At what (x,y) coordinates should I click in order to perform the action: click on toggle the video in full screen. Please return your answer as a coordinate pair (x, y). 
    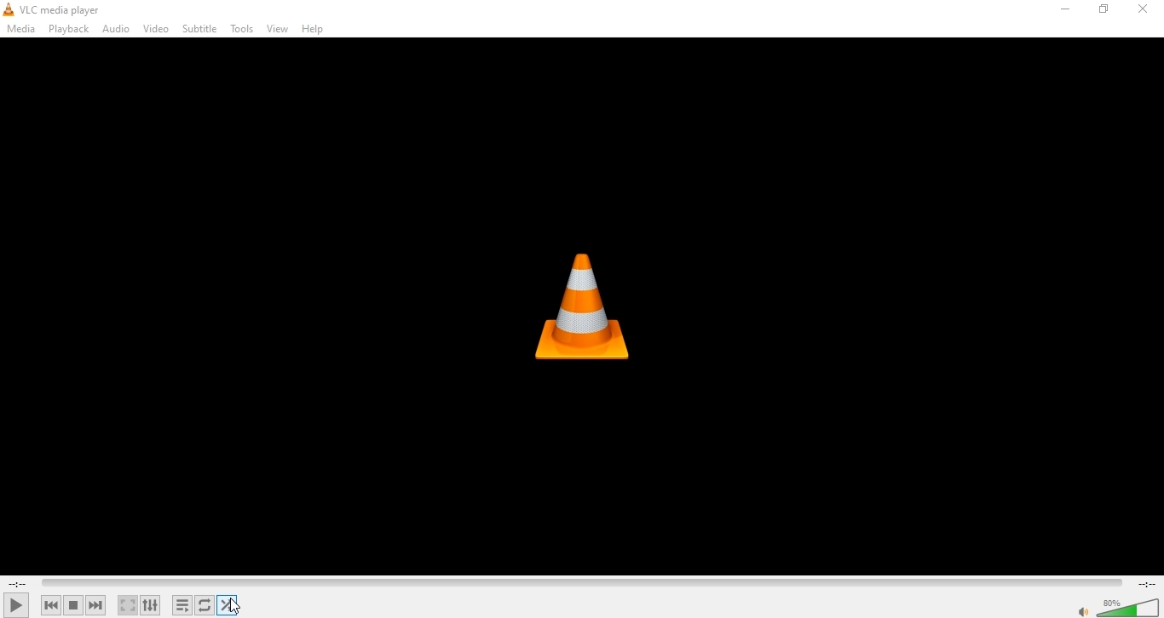
    Looking at the image, I should click on (128, 605).